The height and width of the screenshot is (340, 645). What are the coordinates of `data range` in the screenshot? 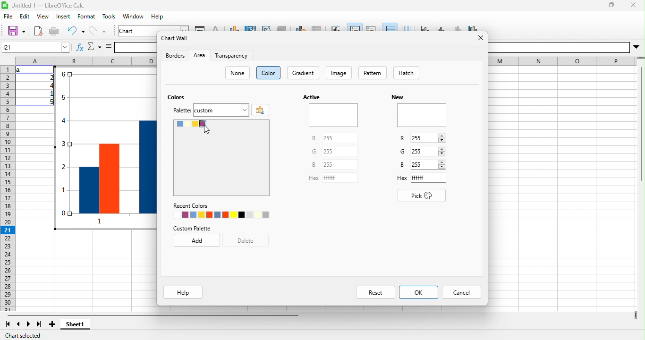 It's located at (300, 28).